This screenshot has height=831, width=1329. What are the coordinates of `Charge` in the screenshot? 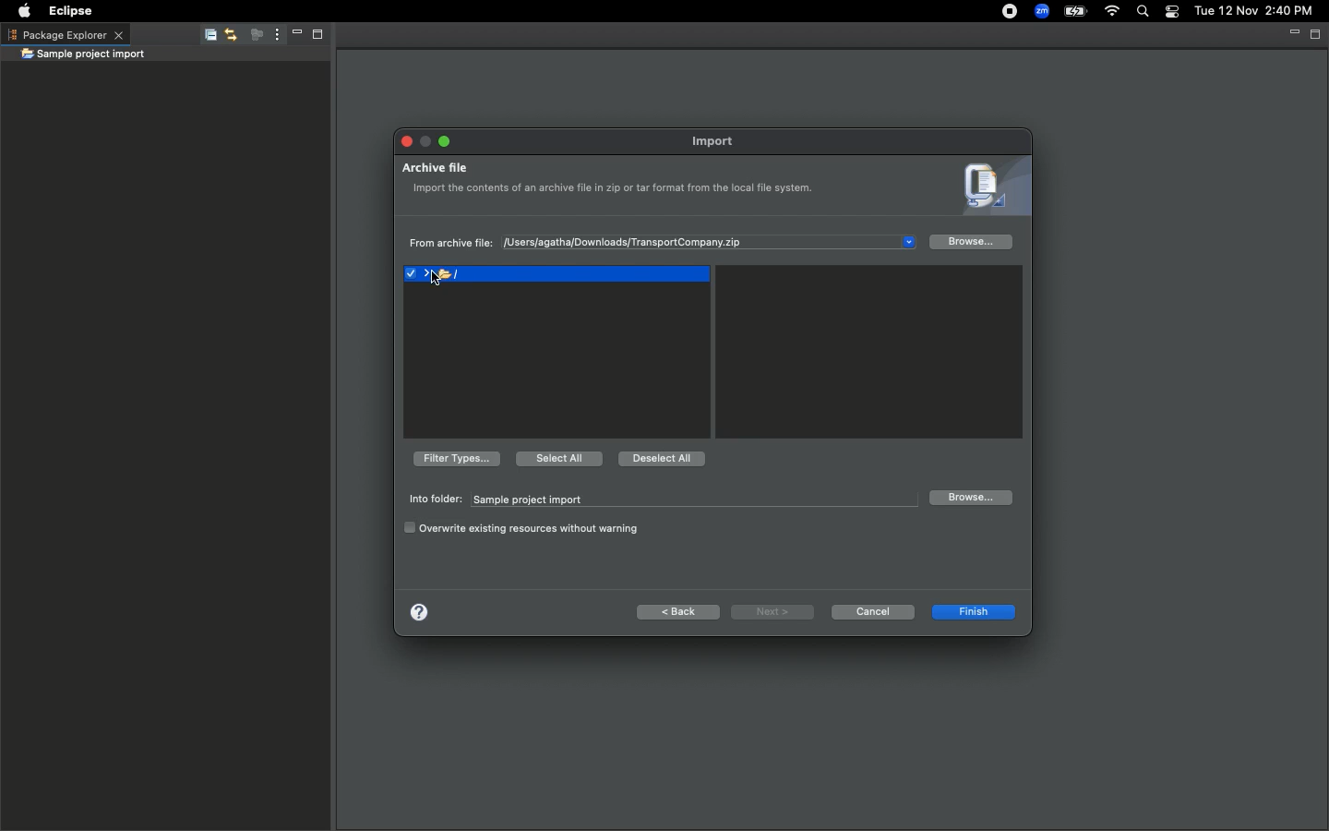 It's located at (1077, 11).